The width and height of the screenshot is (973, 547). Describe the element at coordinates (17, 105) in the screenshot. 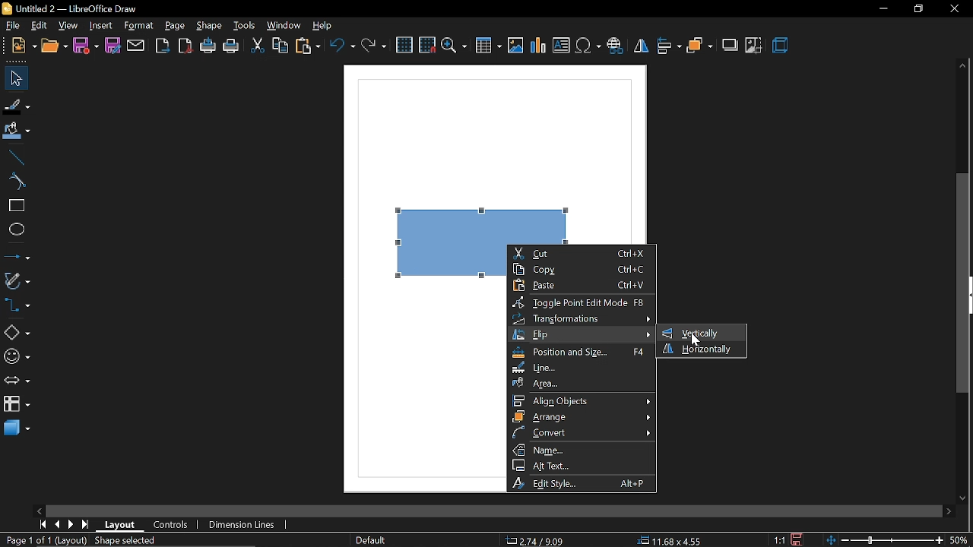

I see `fill line` at that location.